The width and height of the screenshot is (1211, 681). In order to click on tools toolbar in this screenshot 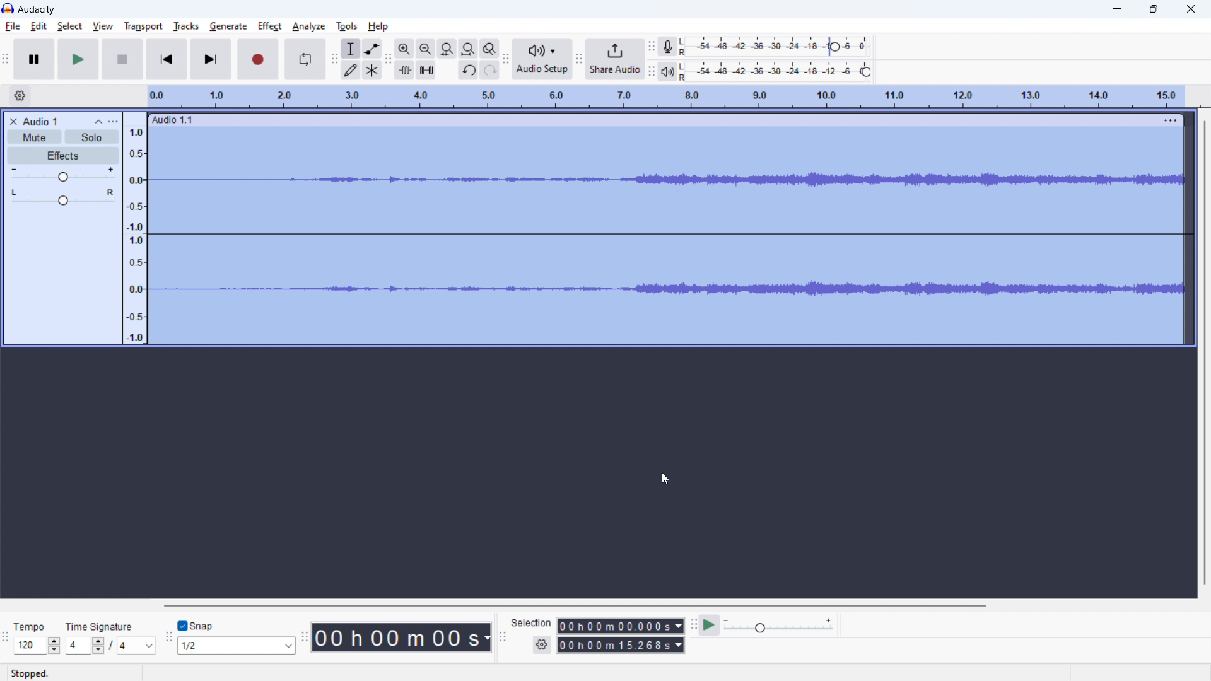, I will do `click(334, 59)`.